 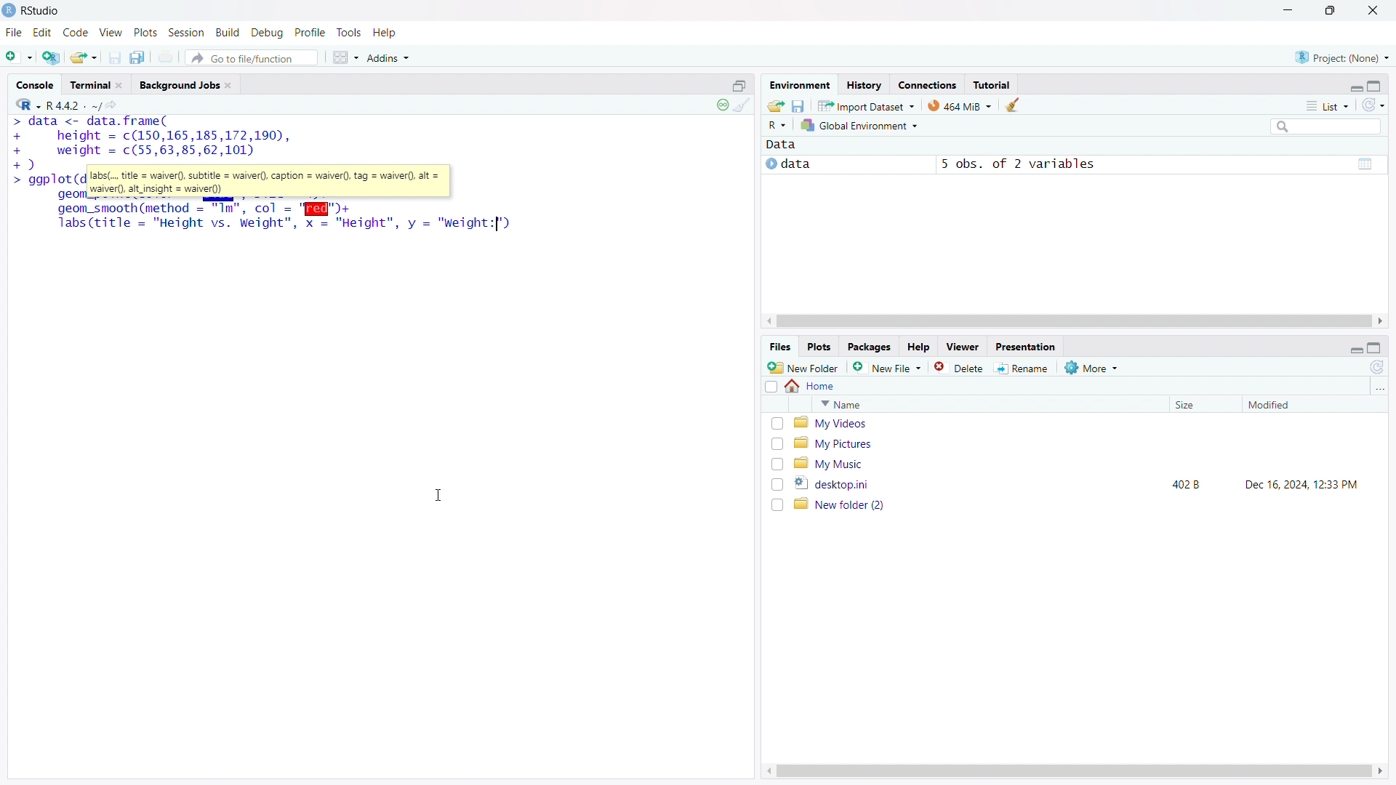 What do you see at coordinates (1027, 346) in the screenshot?
I see `presentation` at bounding box center [1027, 346].